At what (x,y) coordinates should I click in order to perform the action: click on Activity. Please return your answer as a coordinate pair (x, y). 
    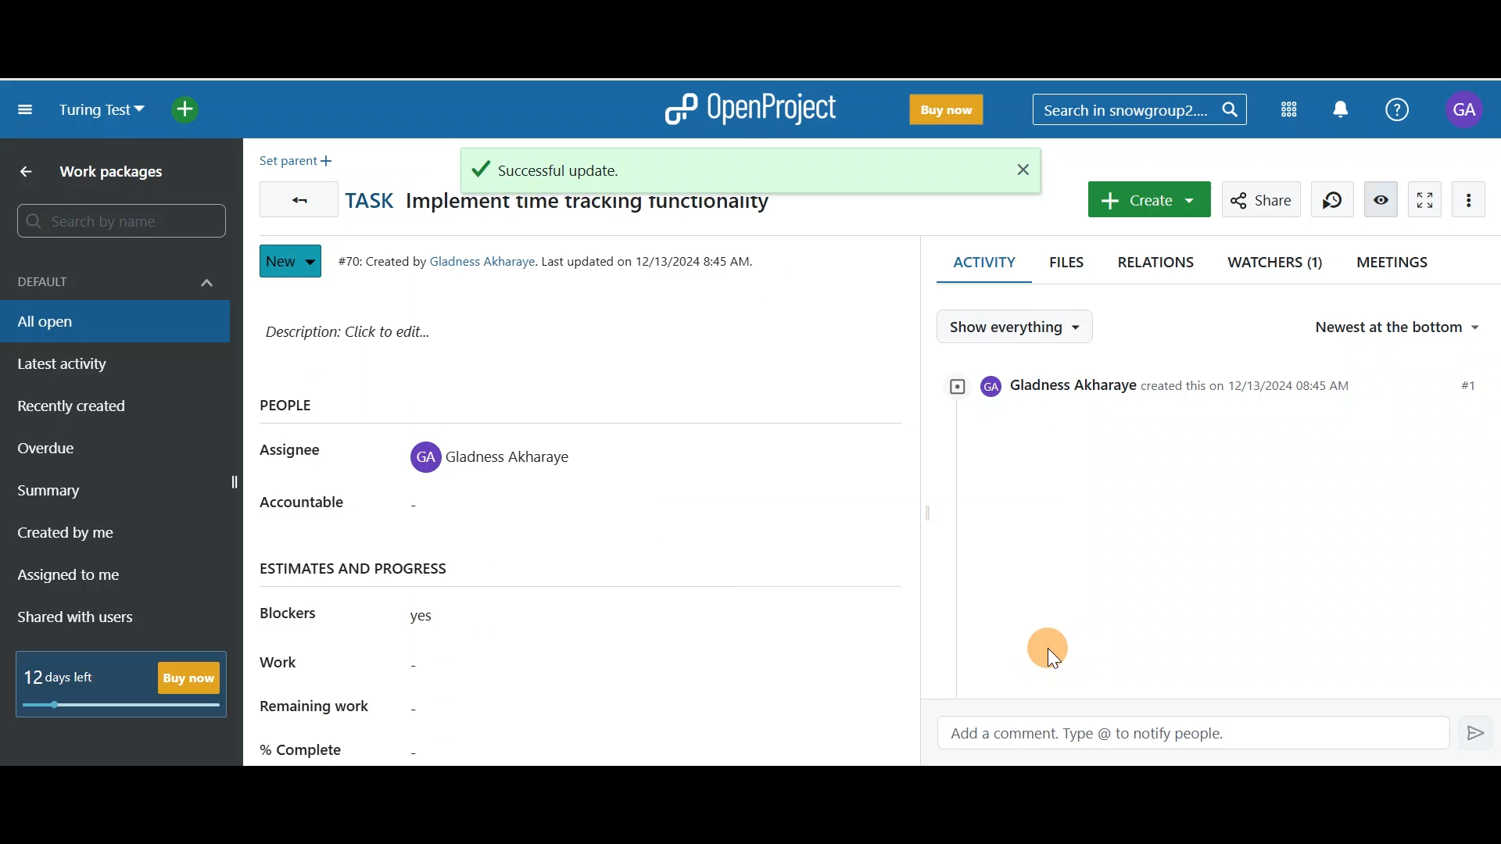
    Looking at the image, I should click on (974, 262).